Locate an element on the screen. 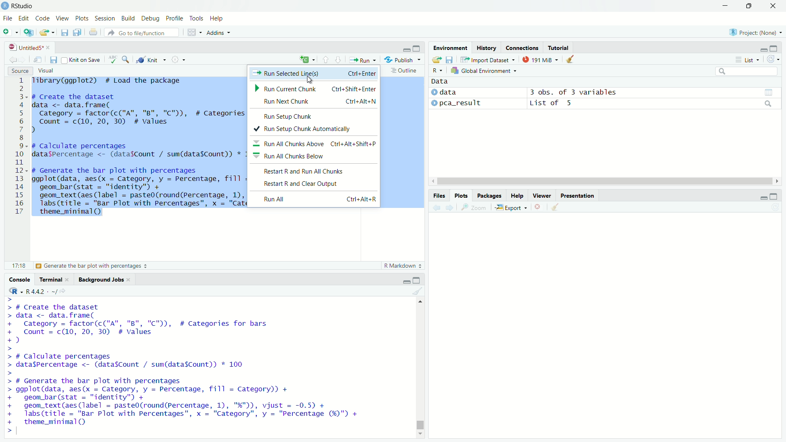  find and repace is located at coordinates (126, 59).